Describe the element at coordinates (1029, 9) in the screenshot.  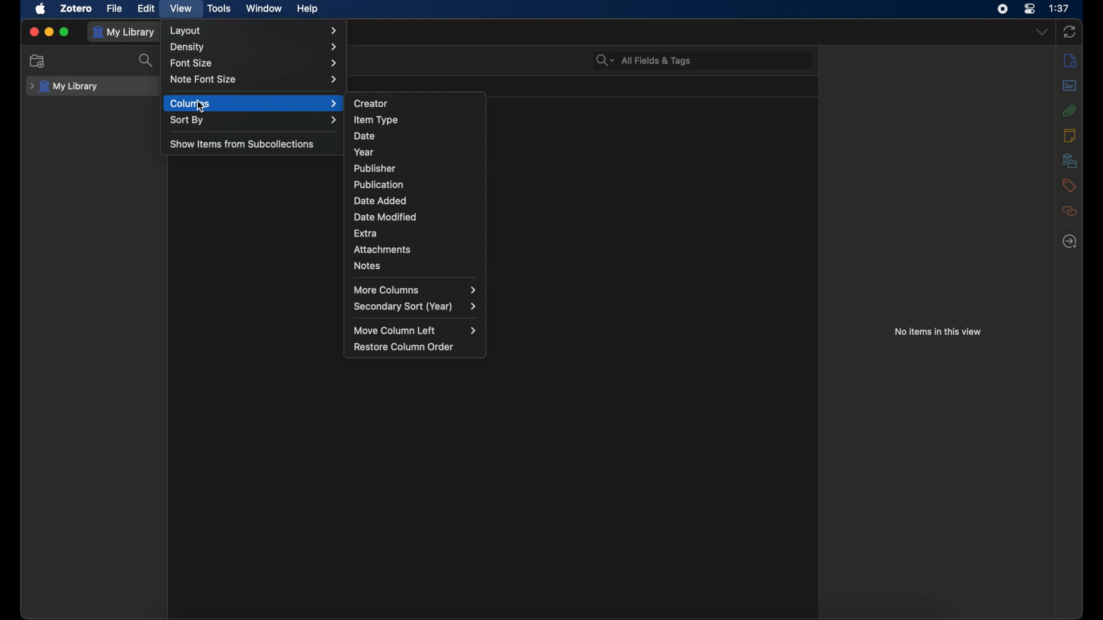
I see `control center` at that location.